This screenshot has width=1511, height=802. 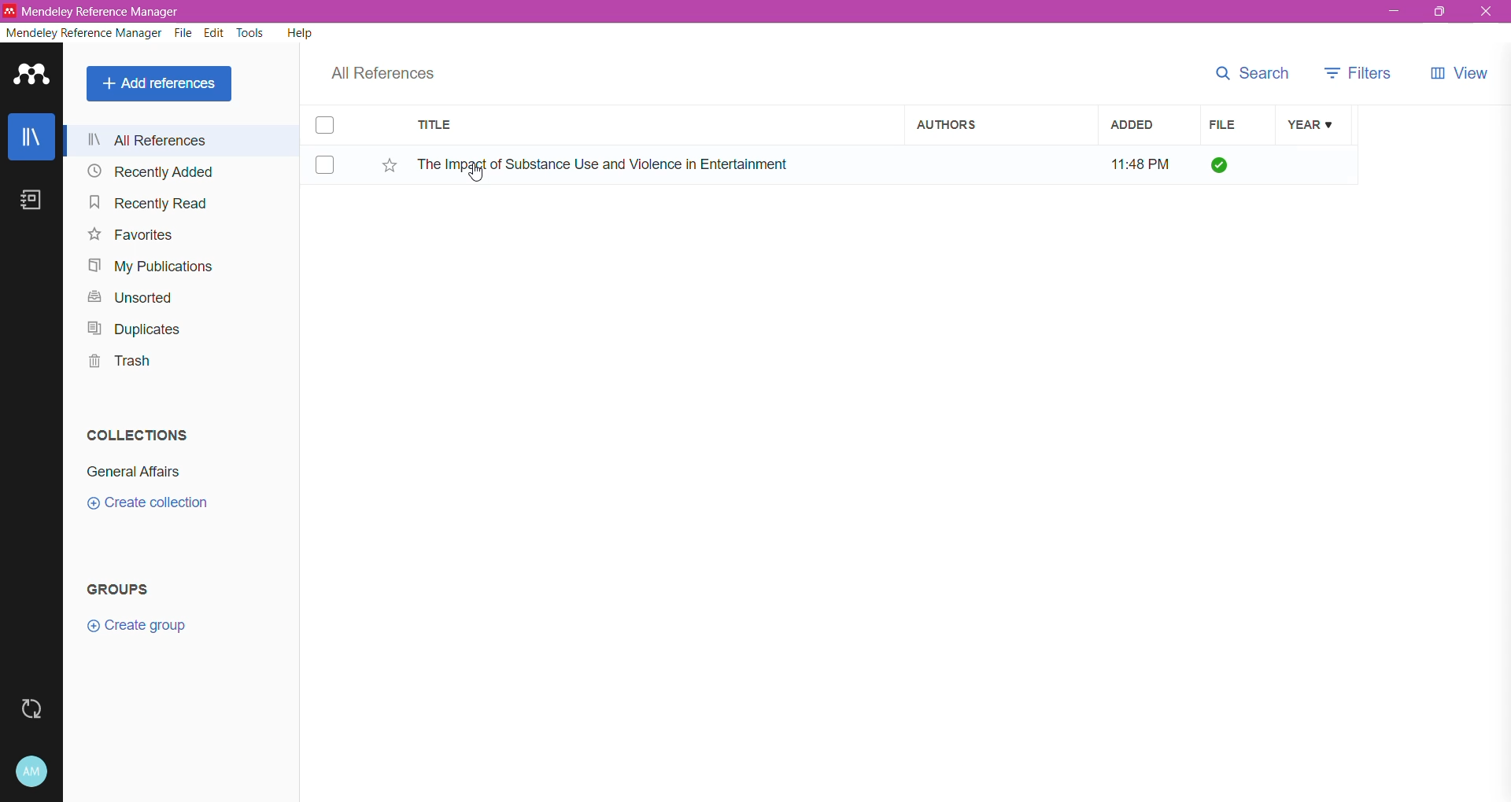 What do you see at coordinates (1394, 12) in the screenshot?
I see `Minimize` at bounding box center [1394, 12].